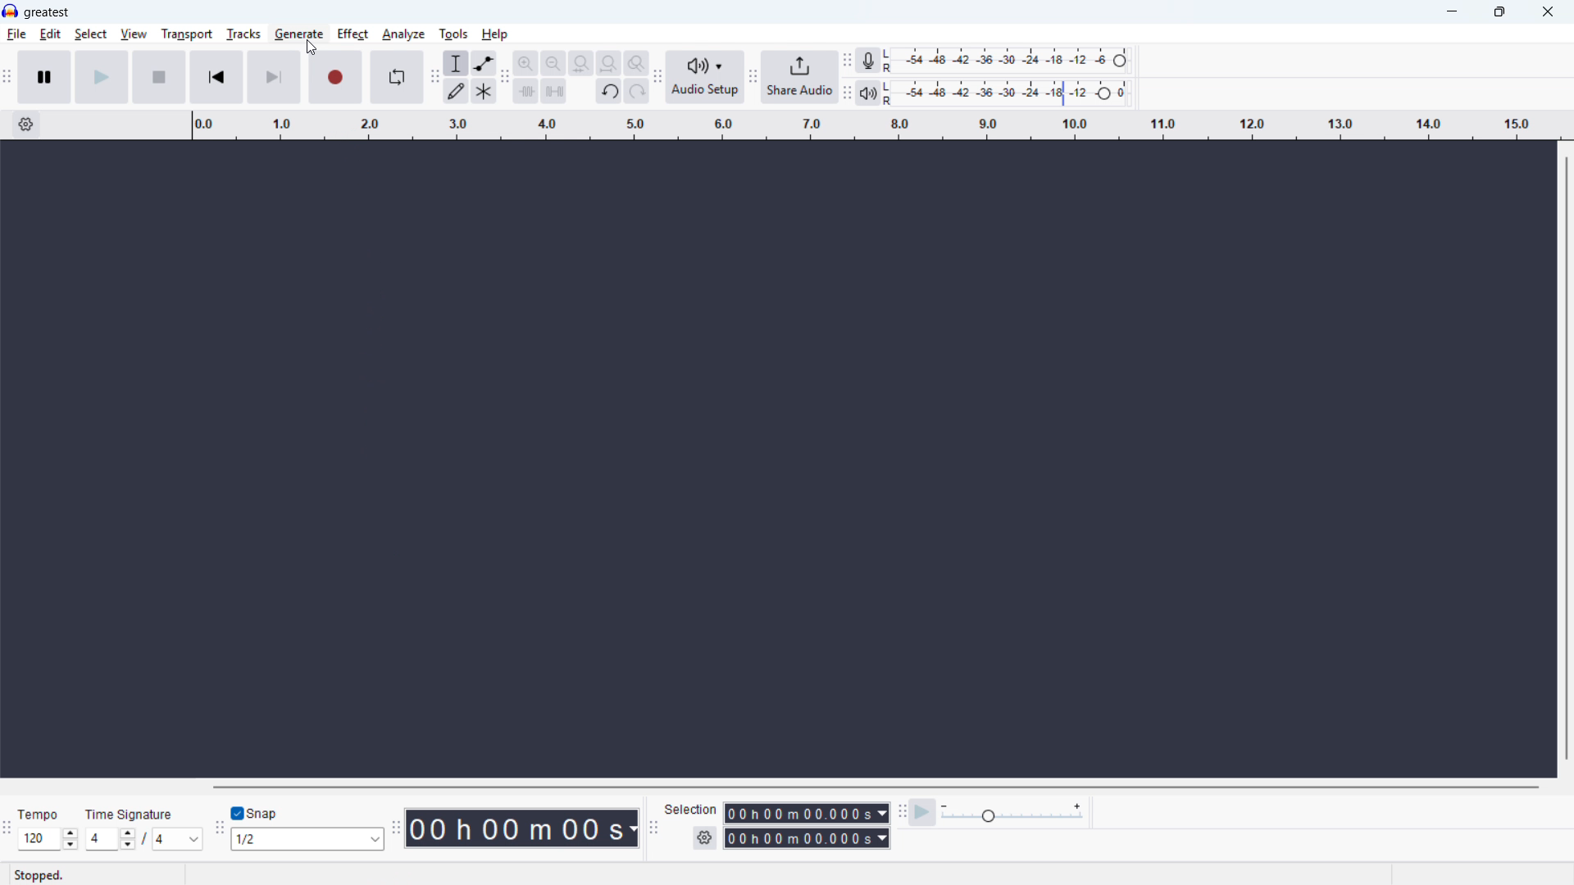 This screenshot has height=885, width=1574. What do you see at coordinates (609, 93) in the screenshot?
I see `undo` at bounding box center [609, 93].